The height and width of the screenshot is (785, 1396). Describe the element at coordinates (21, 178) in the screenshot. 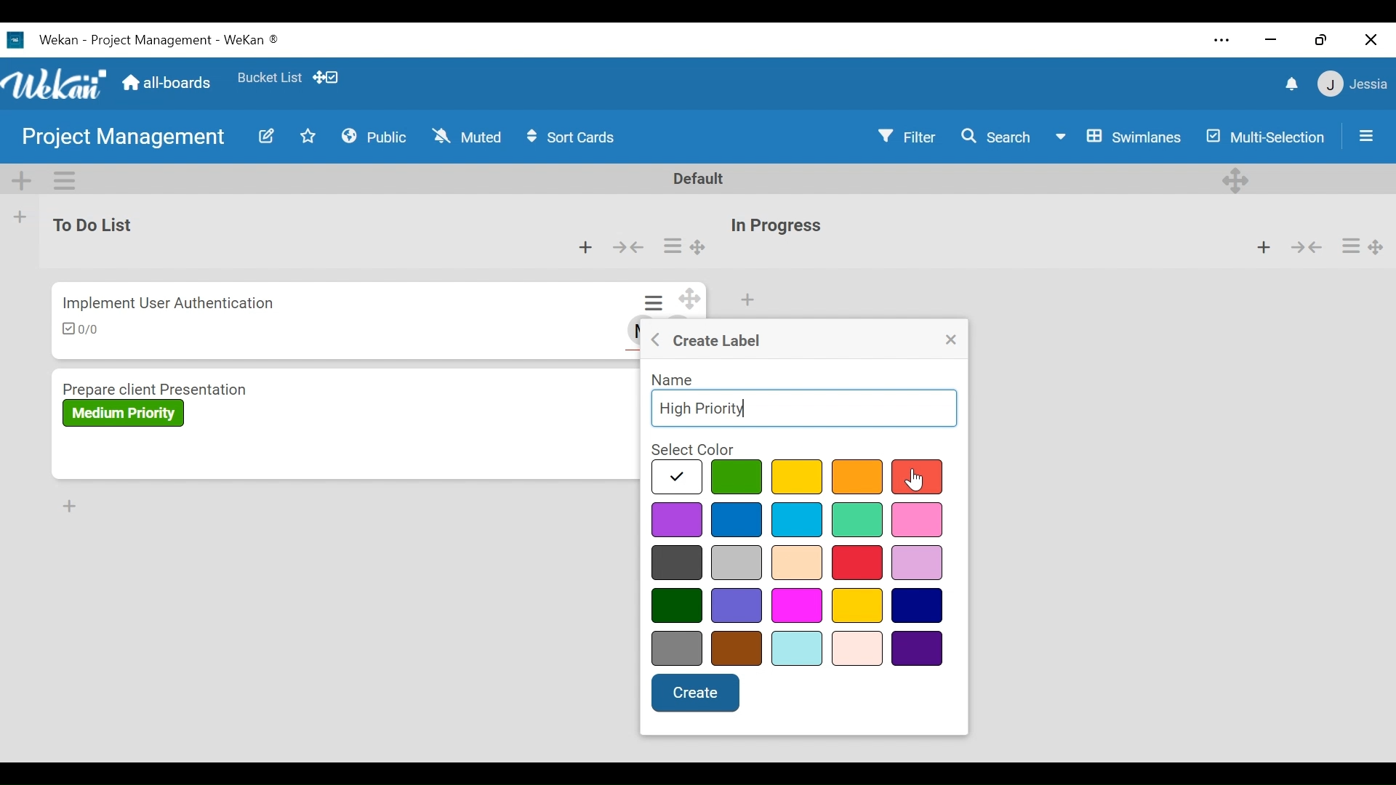

I see `Add Swimlane` at that location.